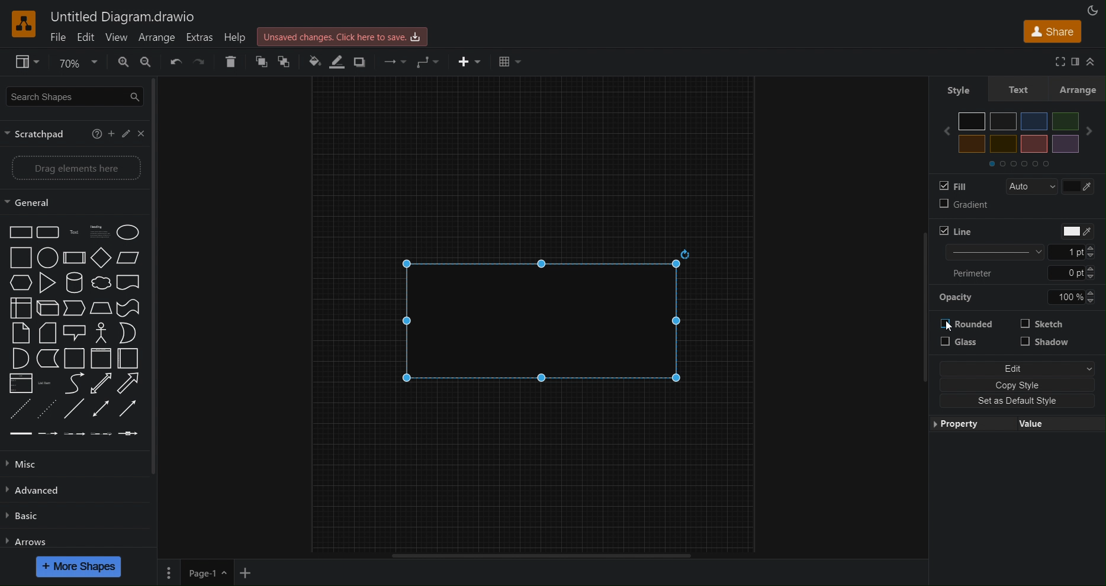 The width and height of the screenshot is (1106, 586). I want to click on Unsaved Changes. Click here to save, so click(344, 36).